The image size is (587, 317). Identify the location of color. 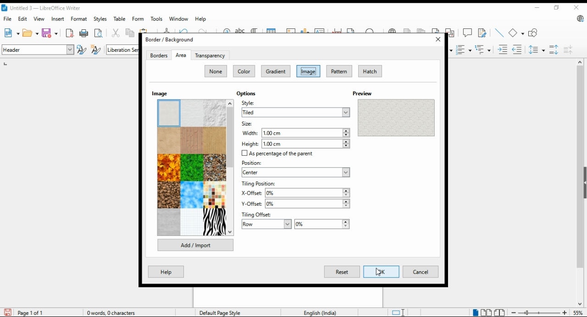
(243, 71).